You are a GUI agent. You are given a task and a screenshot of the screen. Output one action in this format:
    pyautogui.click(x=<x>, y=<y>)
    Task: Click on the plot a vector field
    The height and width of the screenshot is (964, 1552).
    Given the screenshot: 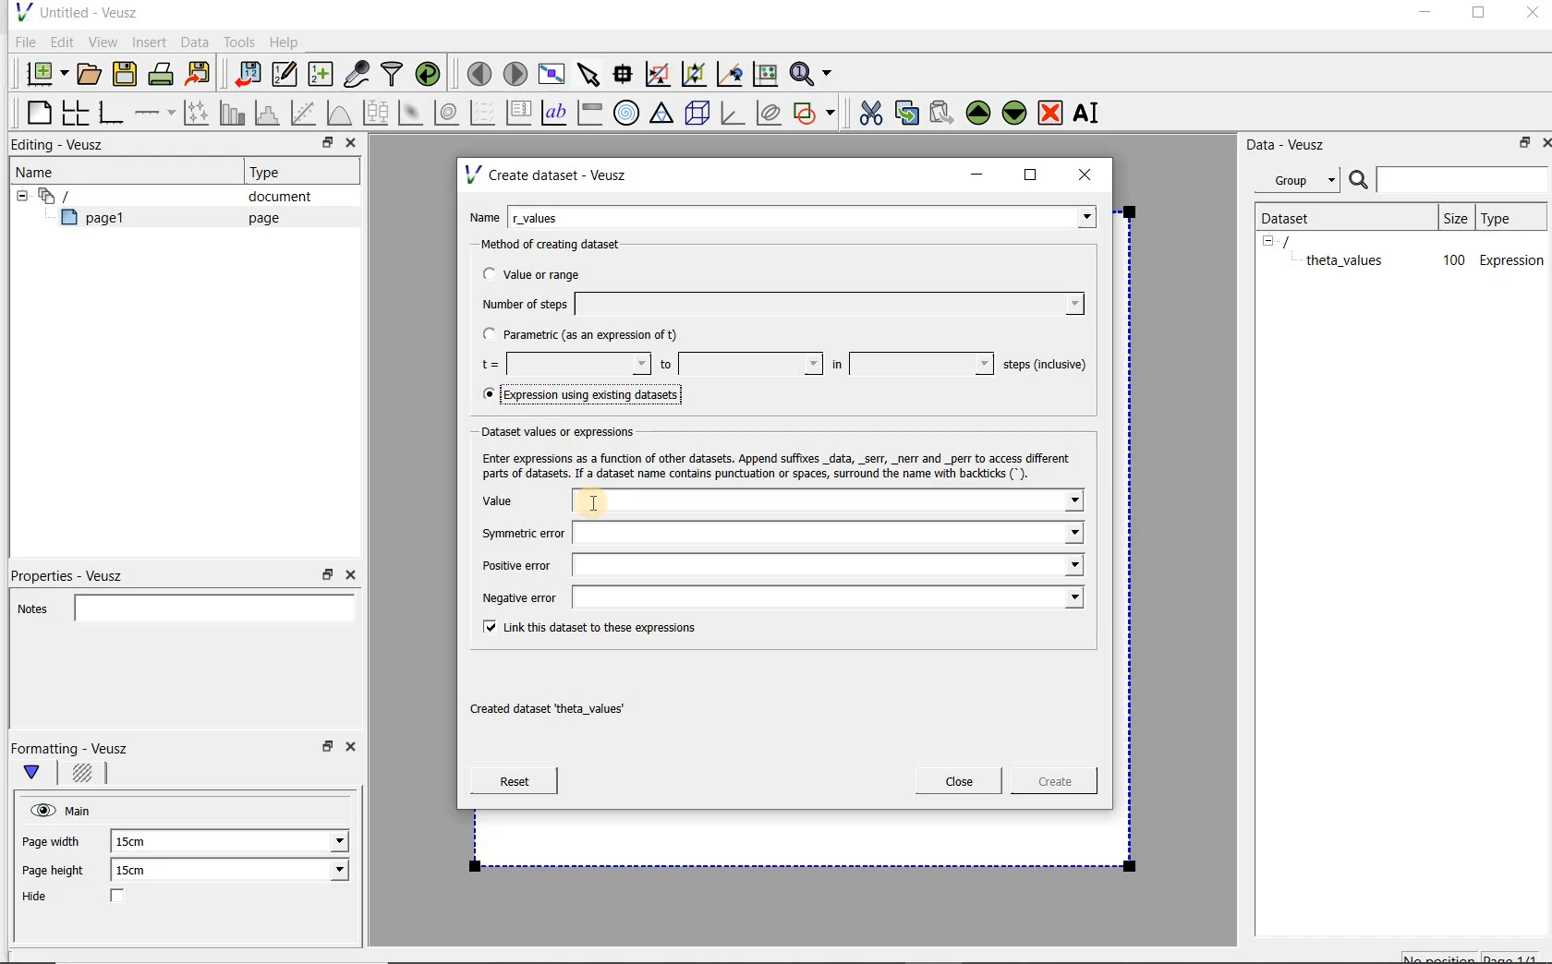 What is the action you would take?
    pyautogui.click(x=483, y=111)
    